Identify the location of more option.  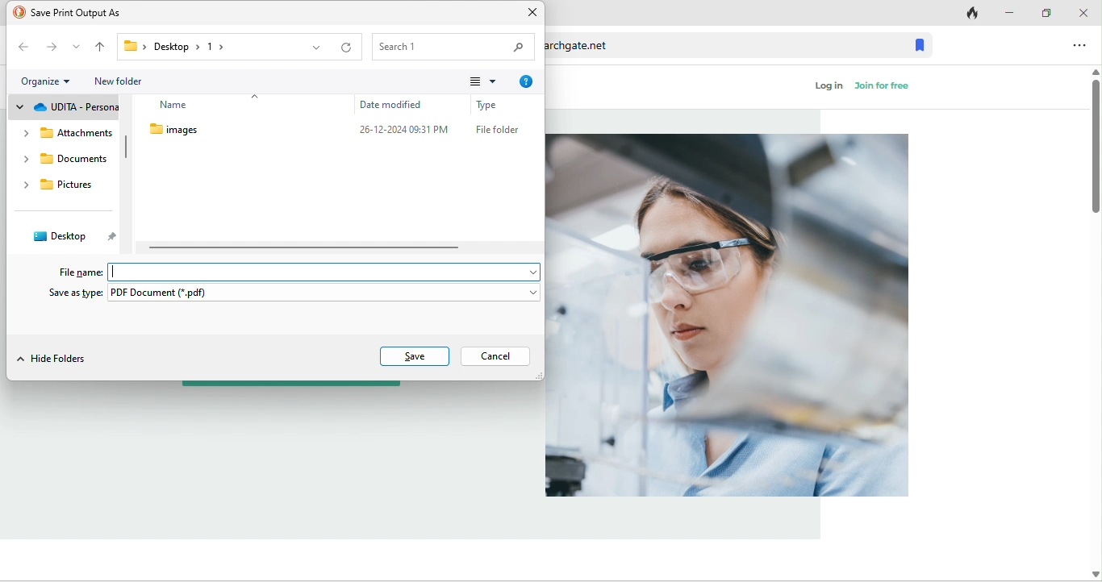
(482, 81).